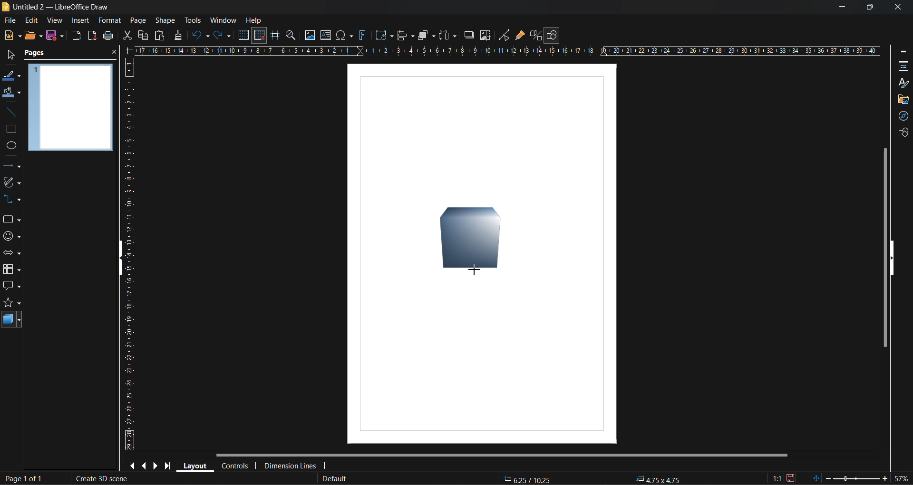  I want to click on ellipse, so click(11, 146).